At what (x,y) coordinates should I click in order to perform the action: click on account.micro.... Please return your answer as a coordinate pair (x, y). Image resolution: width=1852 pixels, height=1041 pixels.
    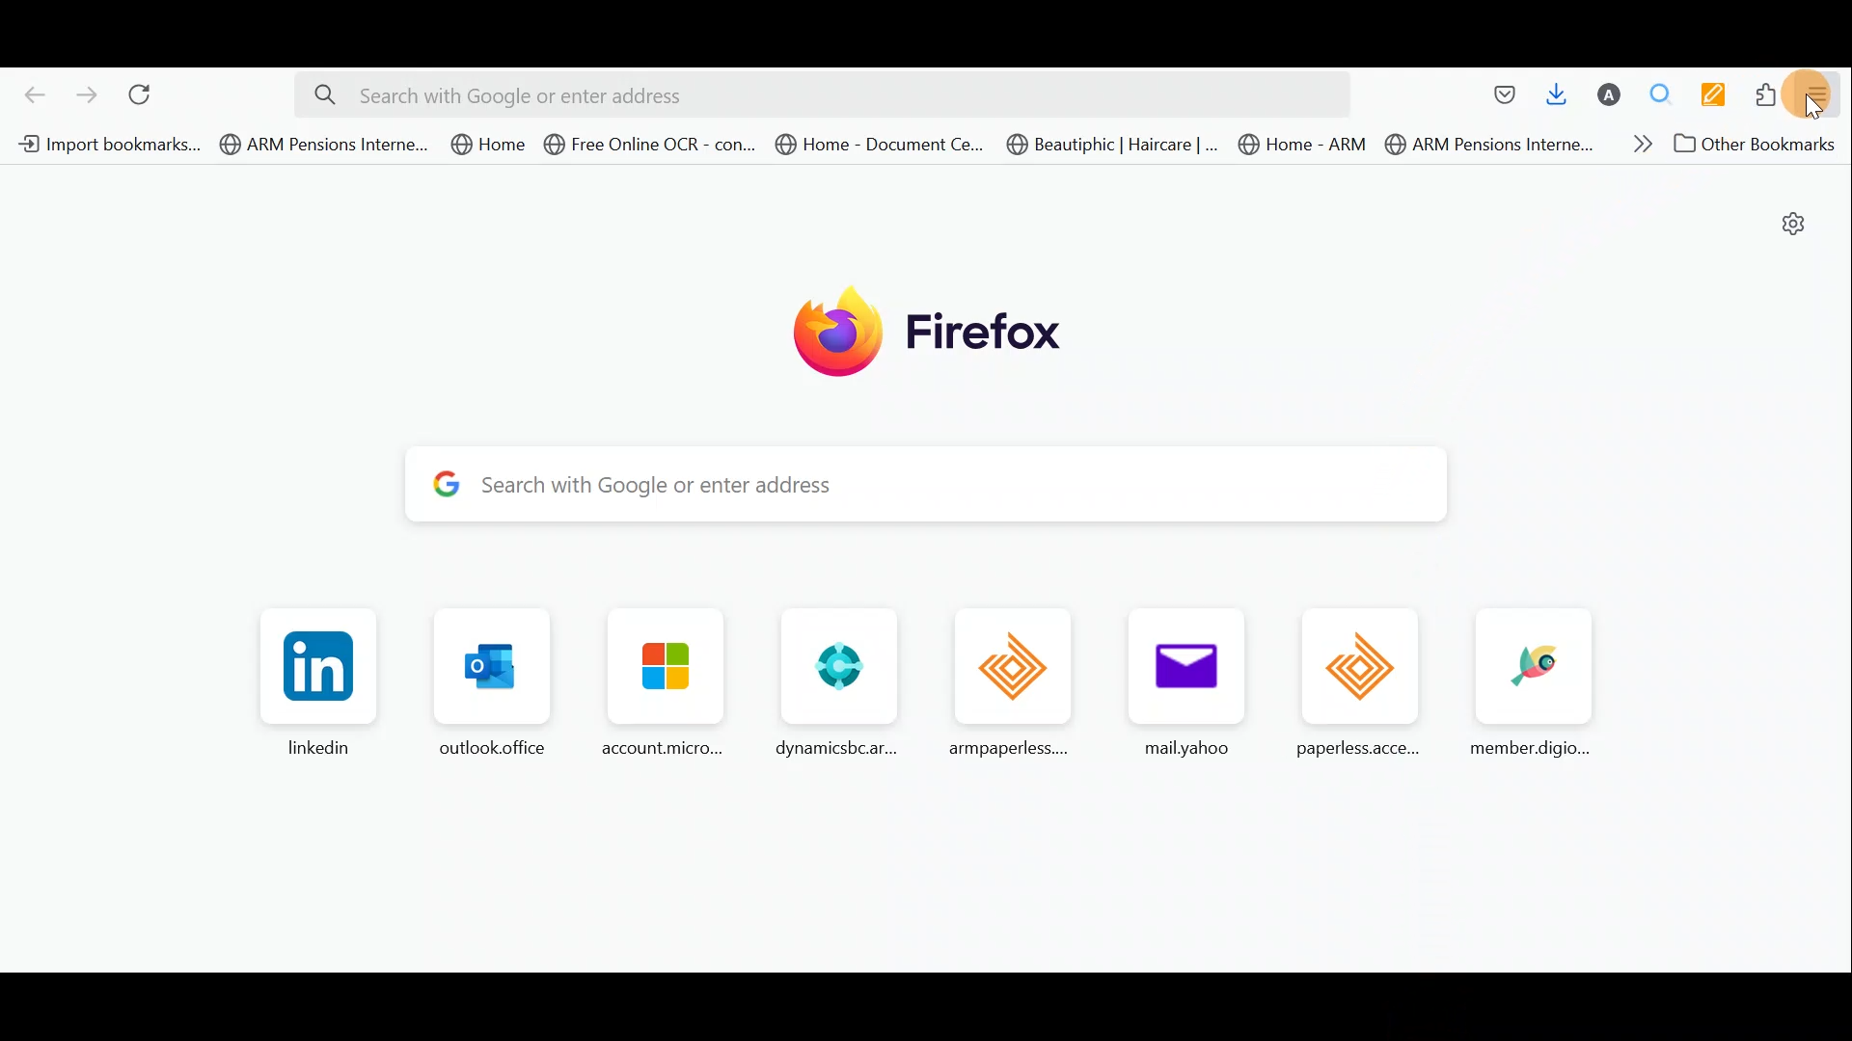
    Looking at the image, I should click on (655, 686).